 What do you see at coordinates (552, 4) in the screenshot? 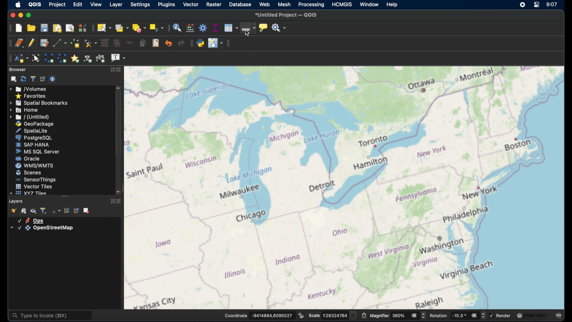
I see `time` at bounding box center [552, 4].